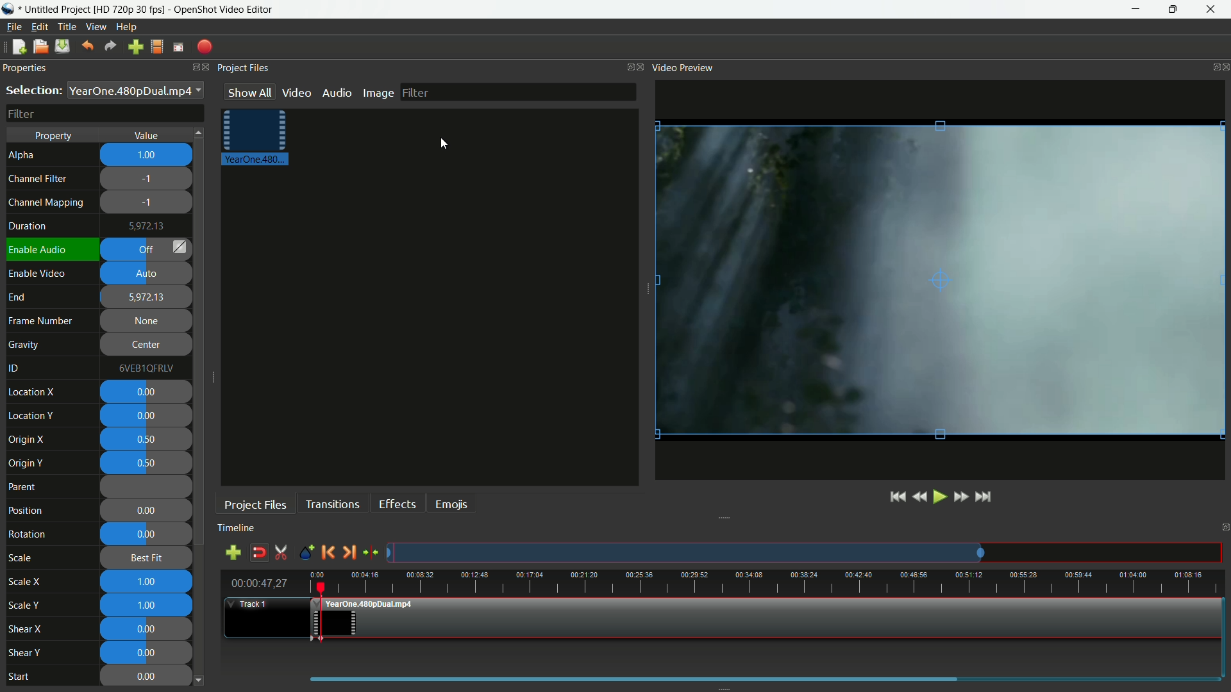  I want to click on 0.00, so click(146, 511).